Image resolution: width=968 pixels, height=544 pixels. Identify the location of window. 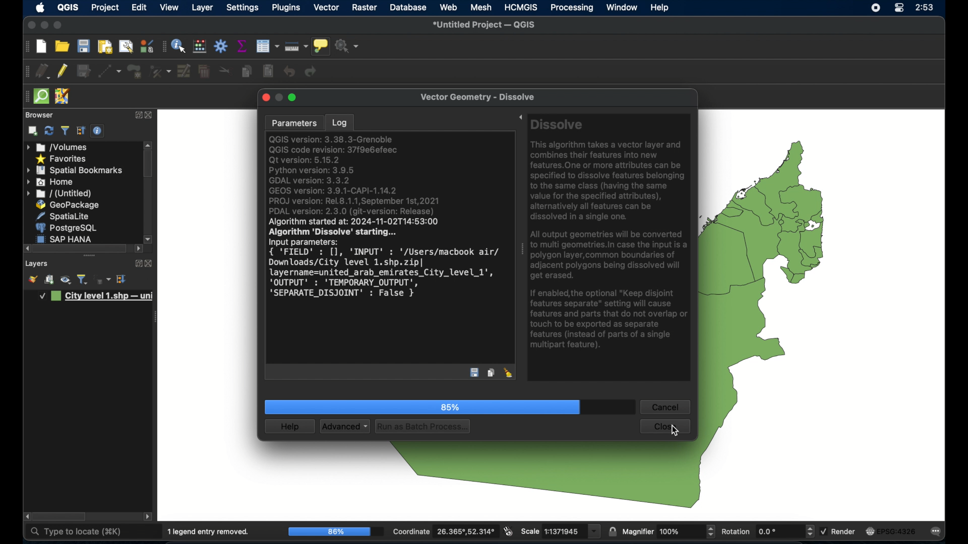
(622, 7).